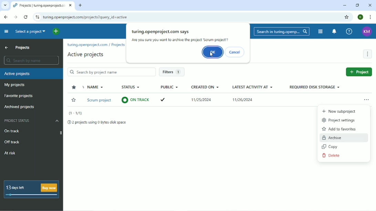 The height and width of the screenshot is (211, 376). What do you see at coordinates (332, 155) in the screenshot?
I see `Delete` at bounding box center [332, 155].